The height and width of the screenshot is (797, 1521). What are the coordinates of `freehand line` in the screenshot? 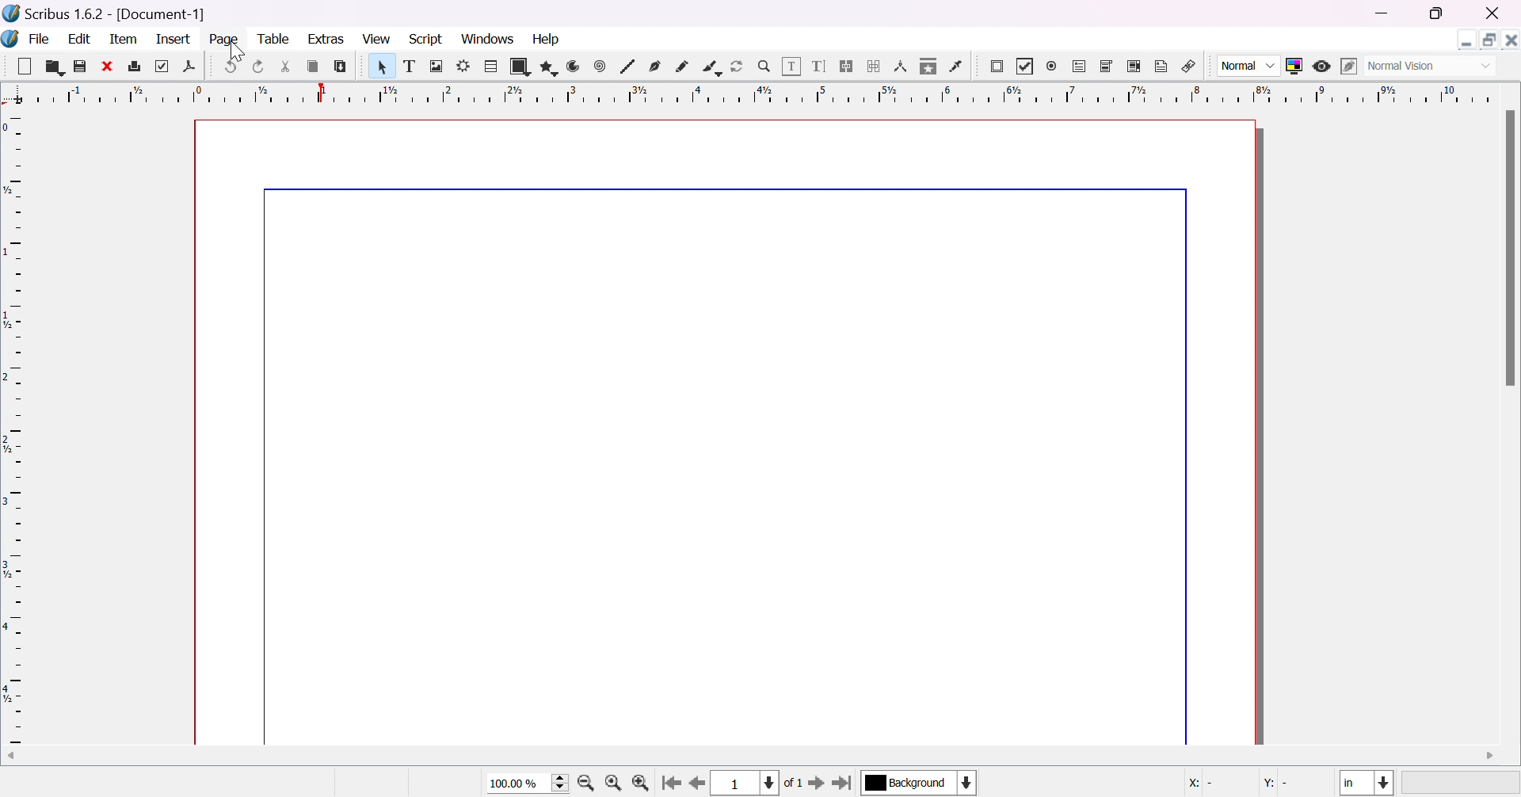 It's located at (685, 68).